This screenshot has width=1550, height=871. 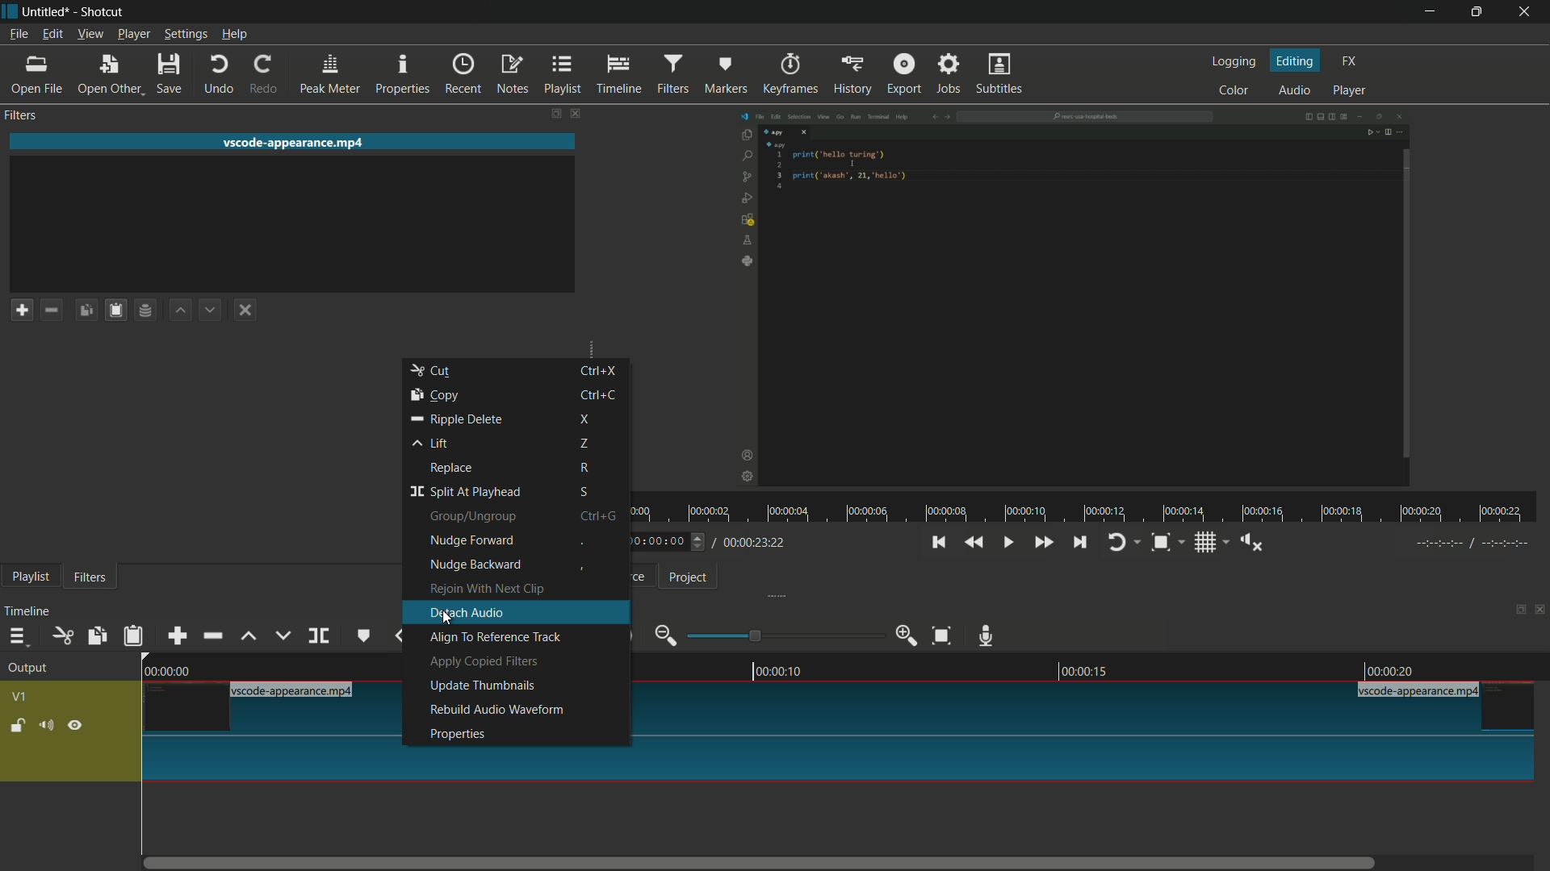 What do you see at coordinates (433, 372) in the screenshot?
I see `cut` at bounding box center [433, 372].